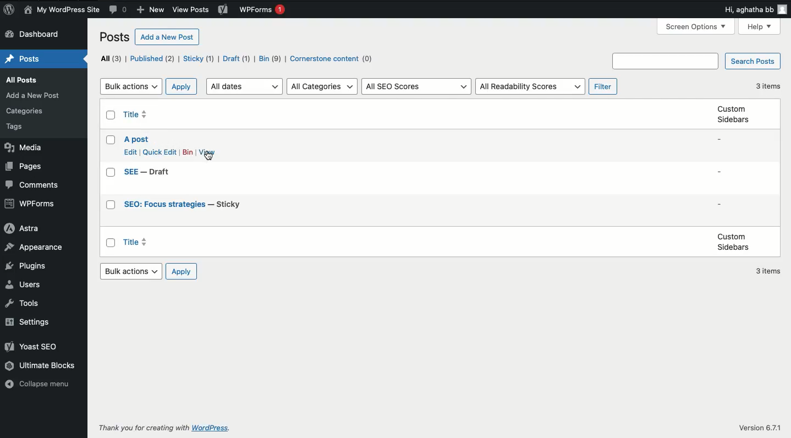 The image size is (791, 438). Describe the element at coordinates (29, 111) in the screenshot. I see `` at that location.